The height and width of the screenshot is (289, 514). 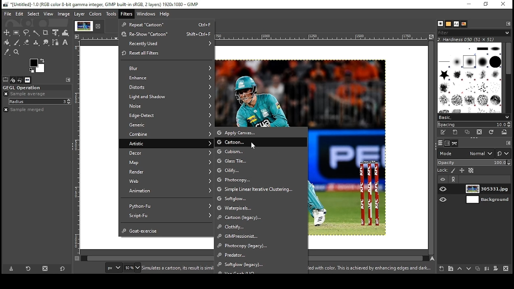 What do you see at coordinates (462, 171) in the screenshot?
I see `lock position and size` at bounding box center [462, 171].